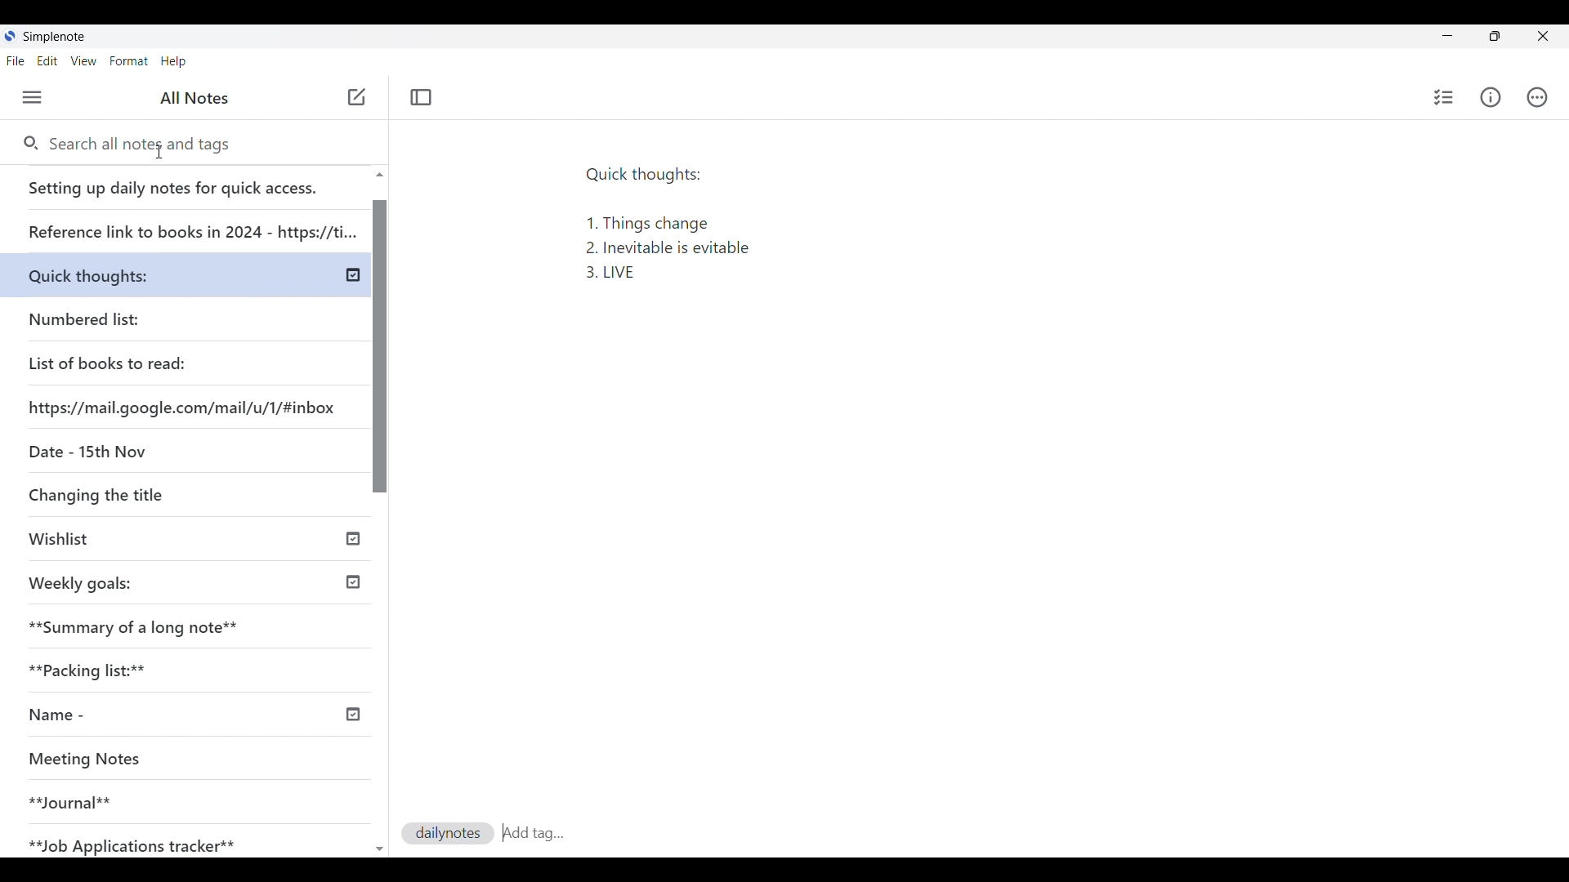 Image resolution: width=1569 pixels, height=882 pixels. Describe the element at coordinates (188, 183) in the screenshot. I see `Setting up daily notes` at that location.